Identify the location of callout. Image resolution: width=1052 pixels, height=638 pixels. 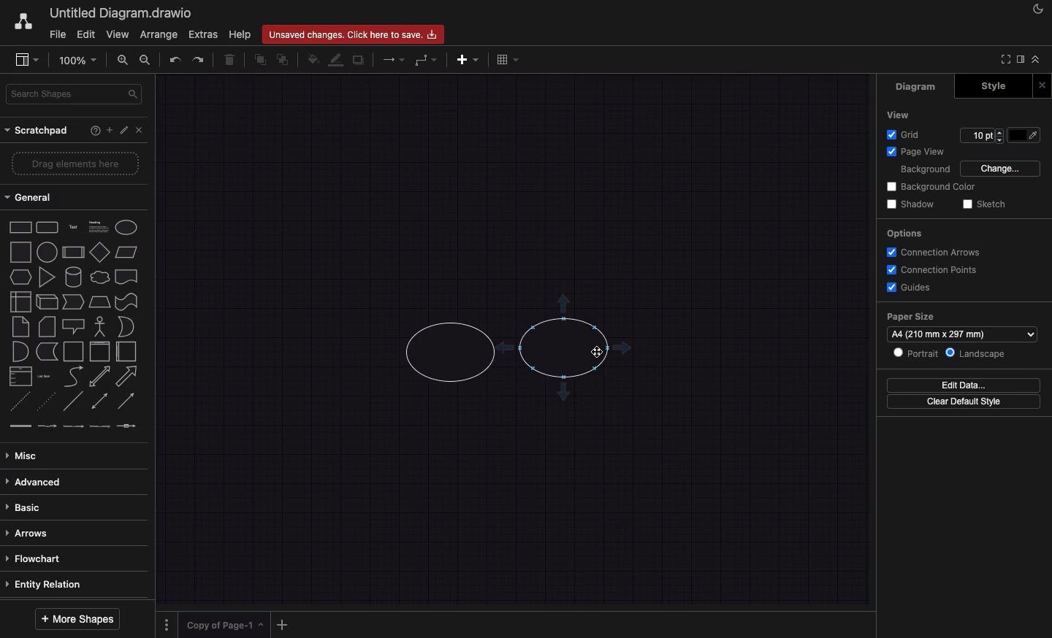
(75, 327).